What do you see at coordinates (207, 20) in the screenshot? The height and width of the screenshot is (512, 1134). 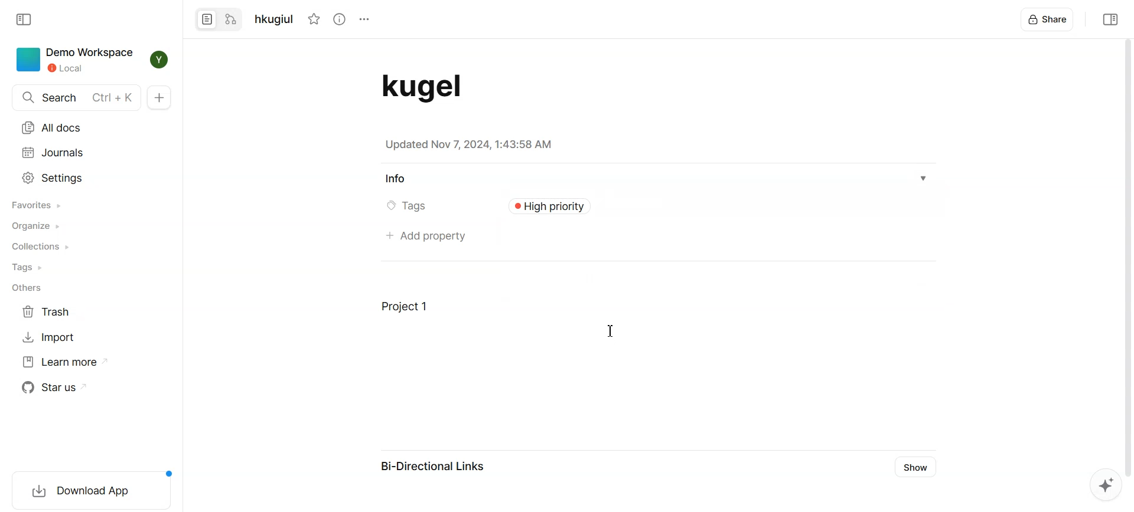 I see `Convert to page` at bounding box center [207, 20].